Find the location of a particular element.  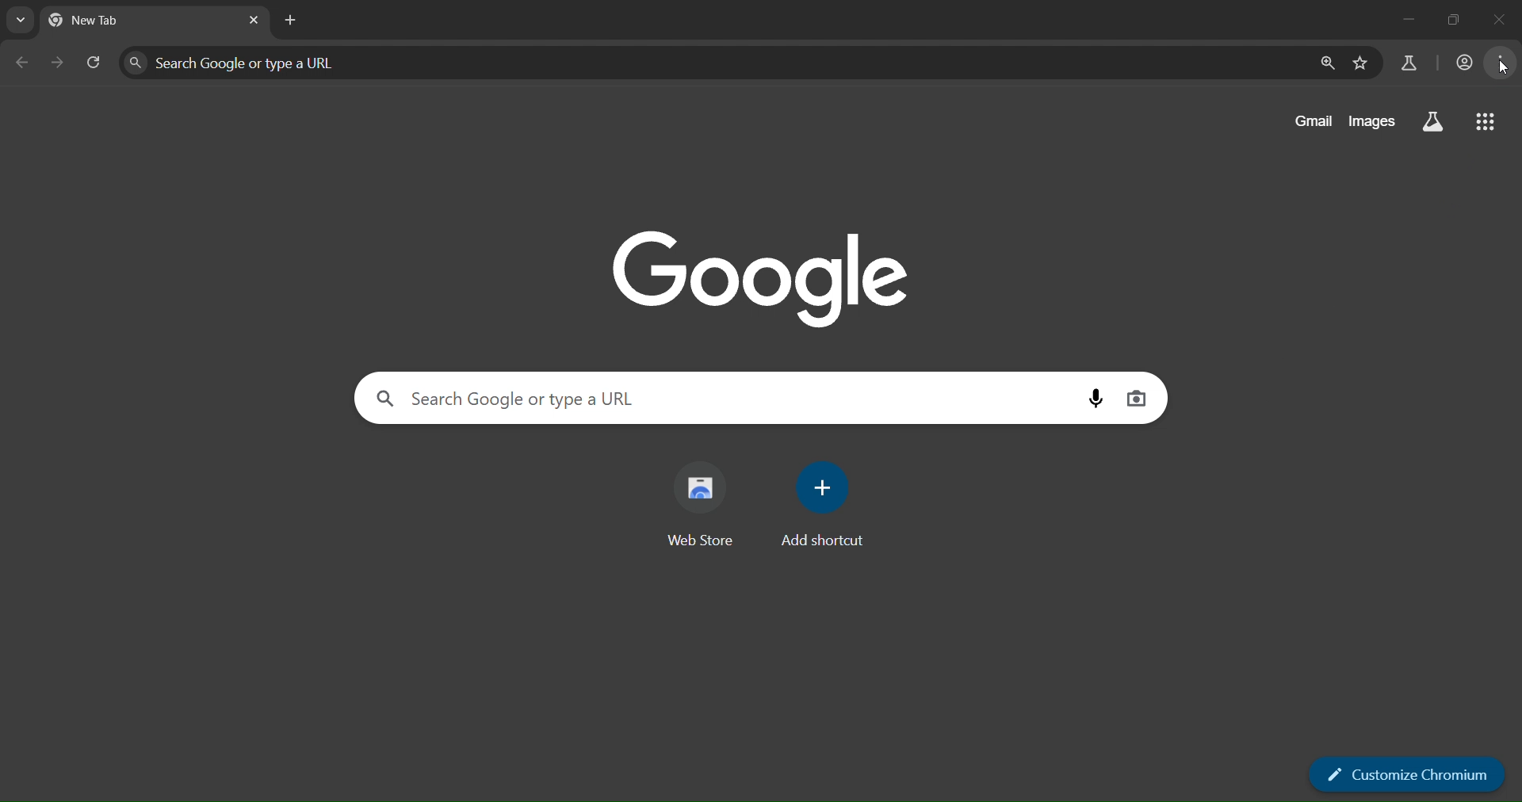

images is located at coordinates (1373, 121).